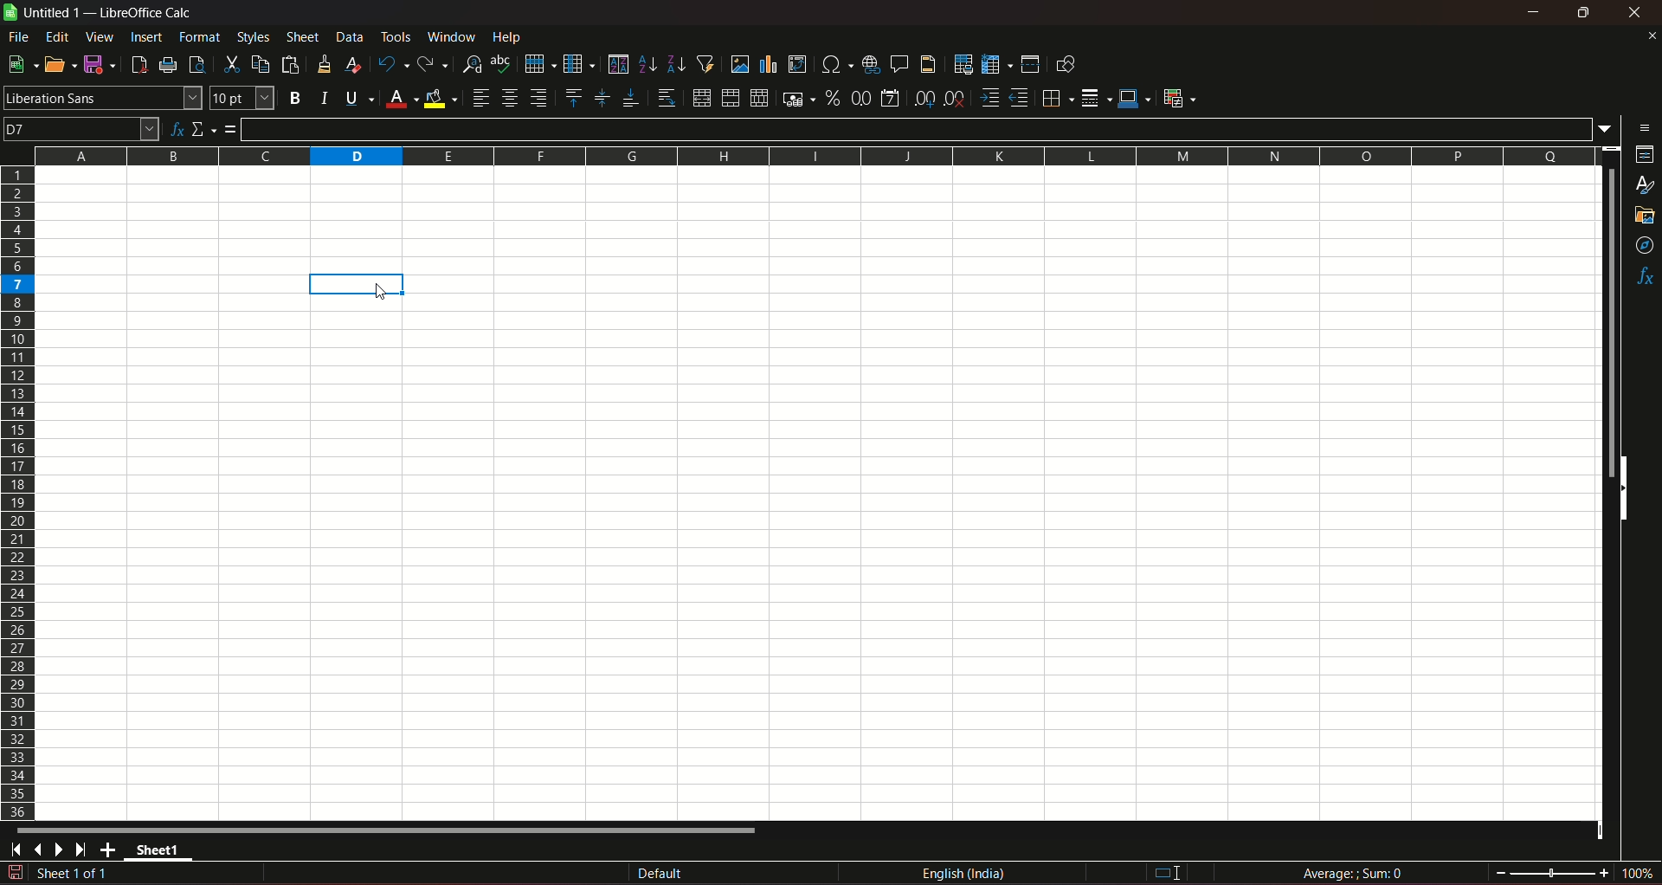  Describe the element at coordinates (201, 36) in the screenshot. I see `format` at that location.